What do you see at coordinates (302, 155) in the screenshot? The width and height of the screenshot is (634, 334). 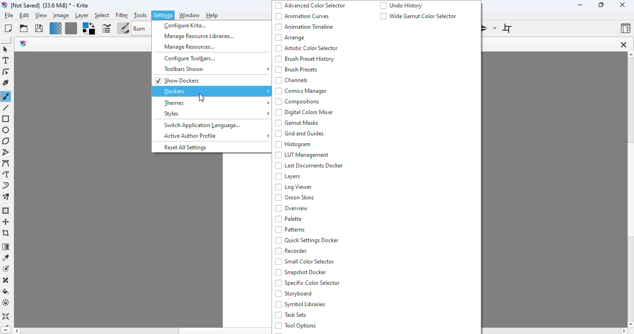 I see `LUT Management` at bounding box center [302, 155].